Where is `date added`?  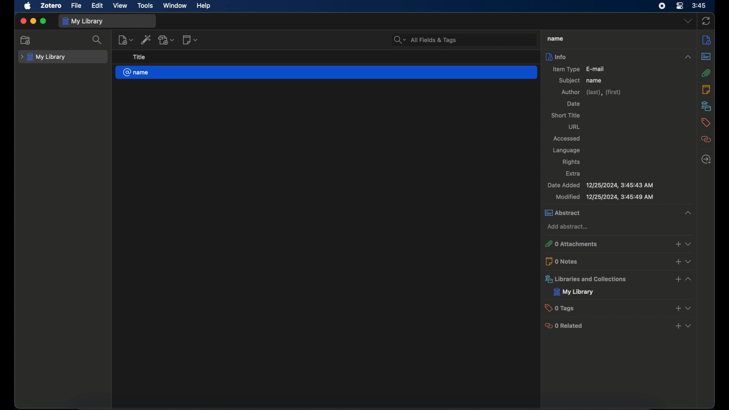
date added is located at coordinates (601, 185).